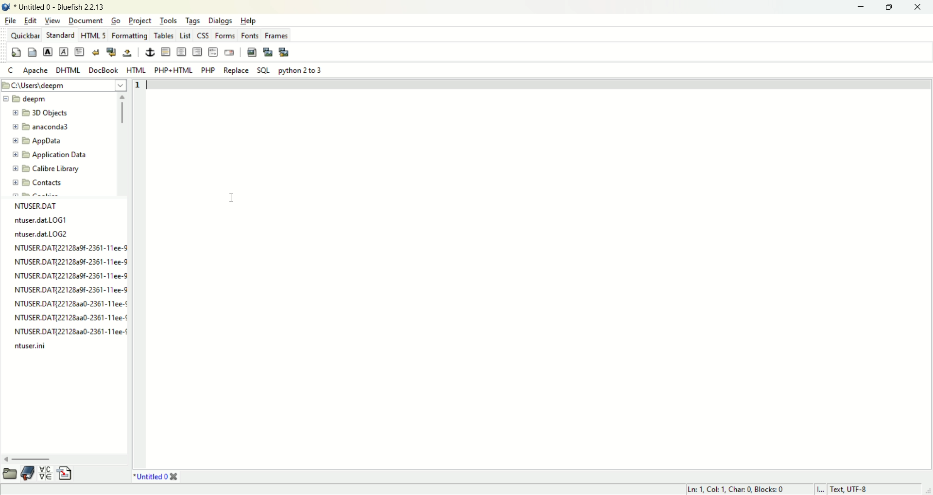  What do you see at coordinates (890, 7) in the screenshot?
I see `maximize` at bounding box center [890, 7].